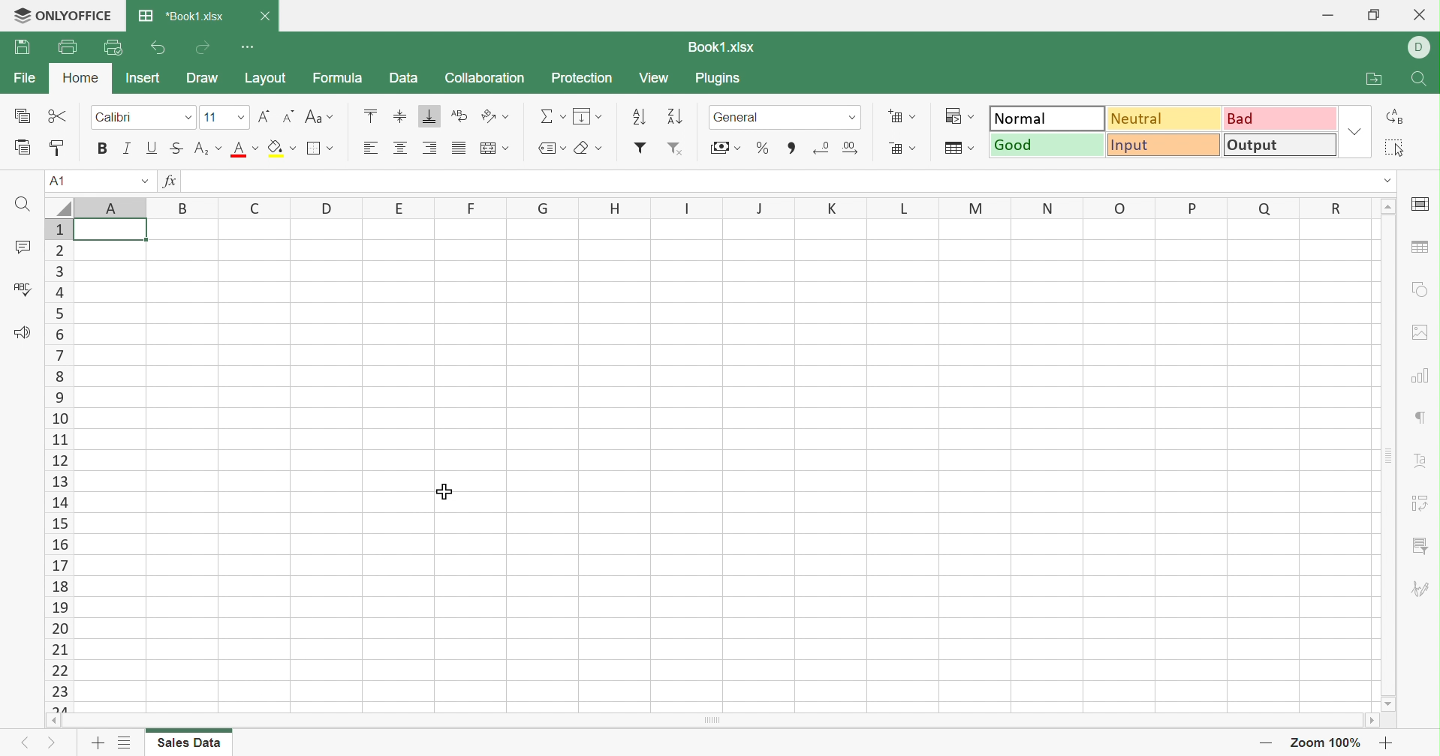  What do you see at coordinates (267, 14) in the screenshot?
I see `close` at bounding box center [267, 14].